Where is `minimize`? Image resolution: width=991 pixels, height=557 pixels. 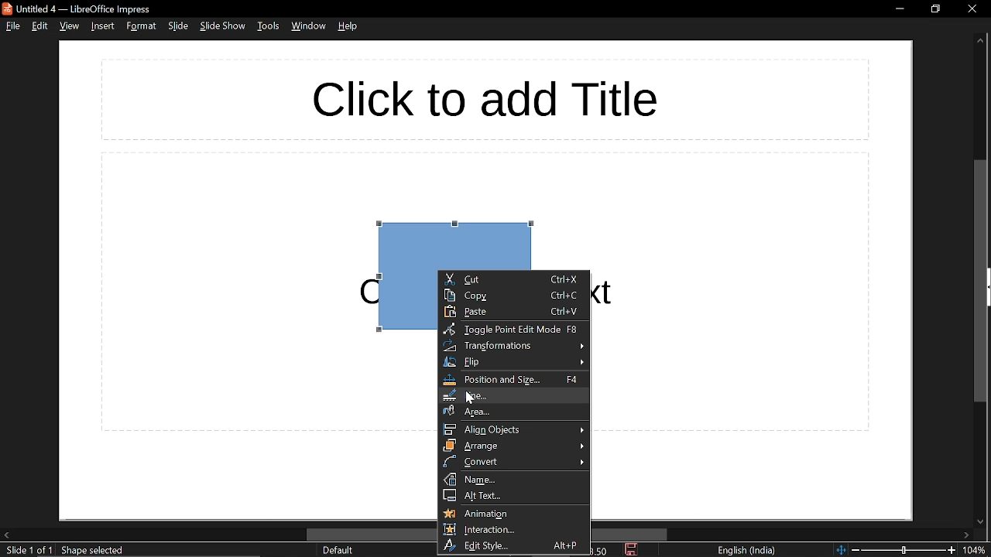 minimize is located at coordinates (897, 8).